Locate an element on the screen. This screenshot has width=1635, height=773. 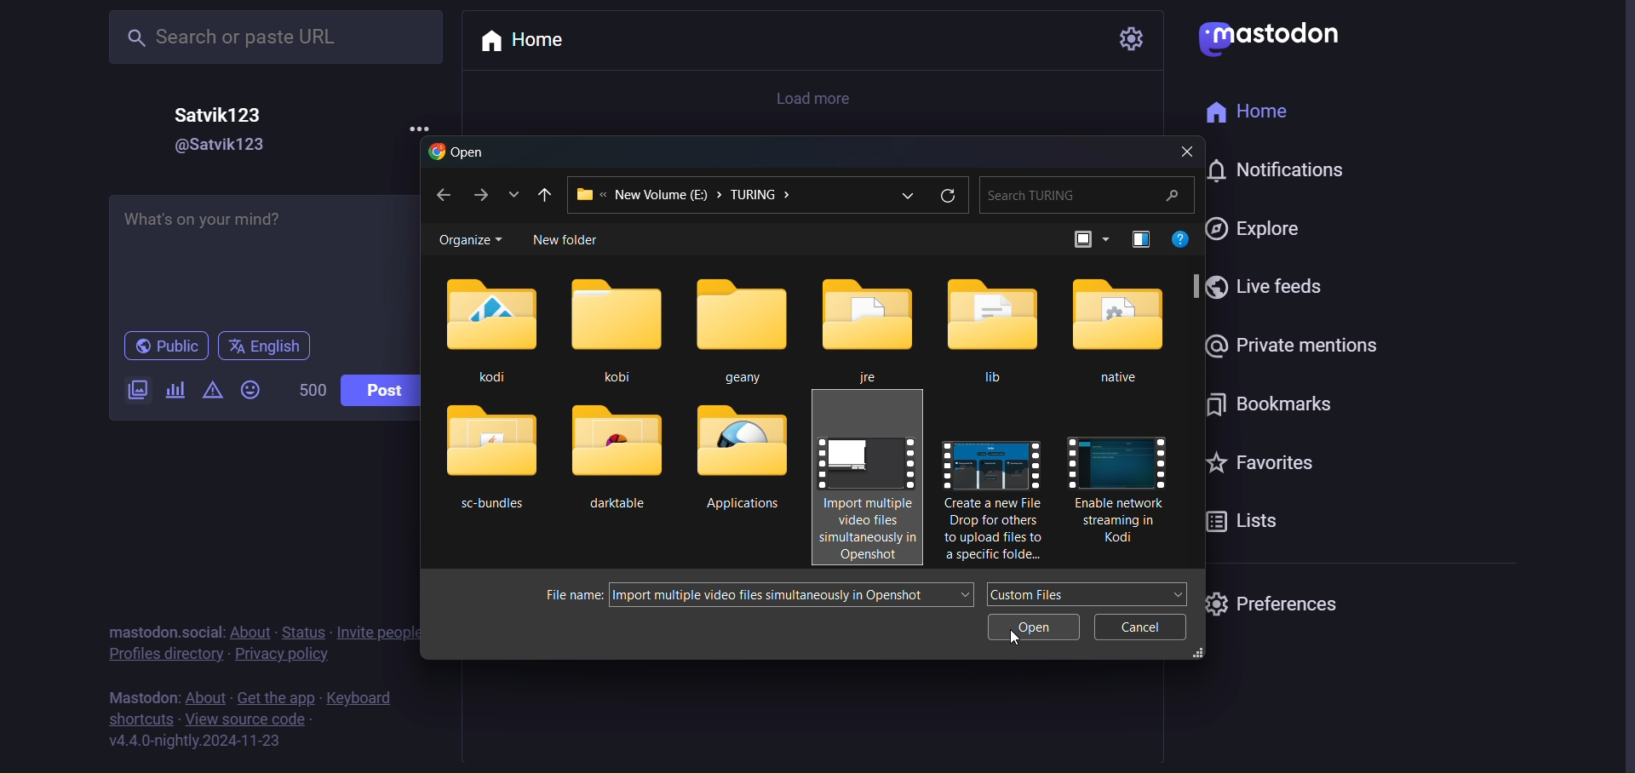
preferences is located at coordinates (1276, 603).